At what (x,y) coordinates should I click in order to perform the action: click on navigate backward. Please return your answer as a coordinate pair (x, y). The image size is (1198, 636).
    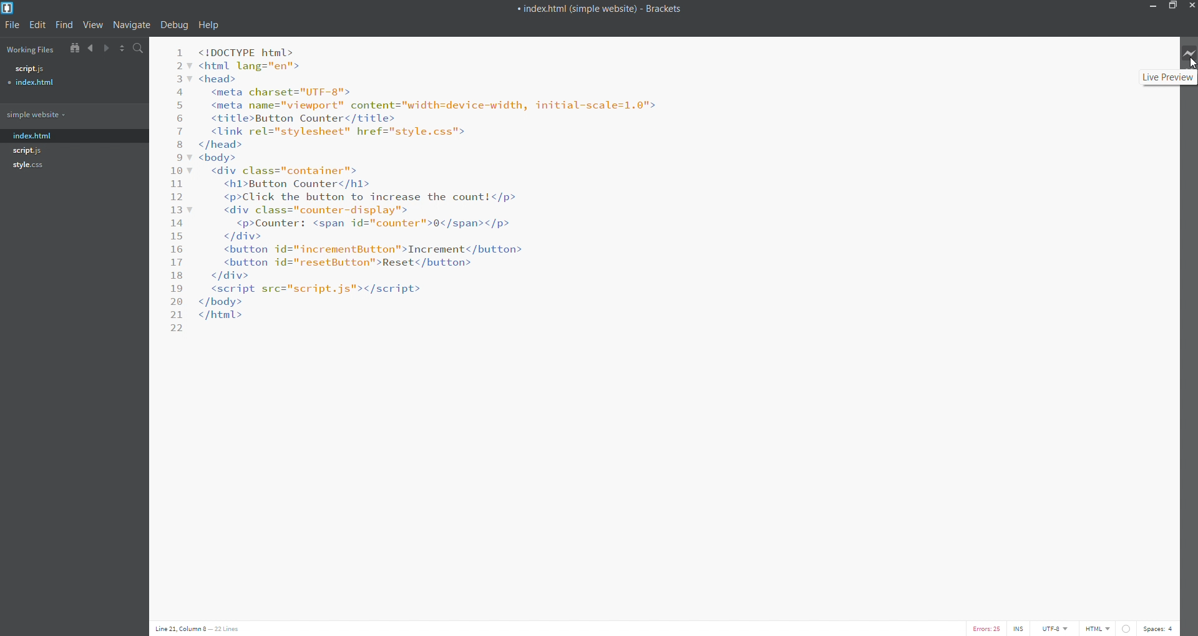
    Looking at the image, I should click on (91, 49).